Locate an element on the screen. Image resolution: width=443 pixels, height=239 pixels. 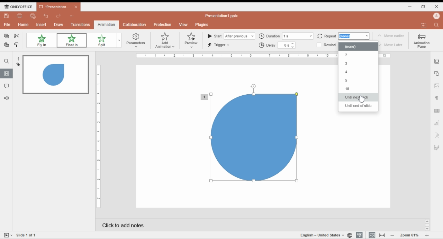
find is located at coordinates (437, 25).